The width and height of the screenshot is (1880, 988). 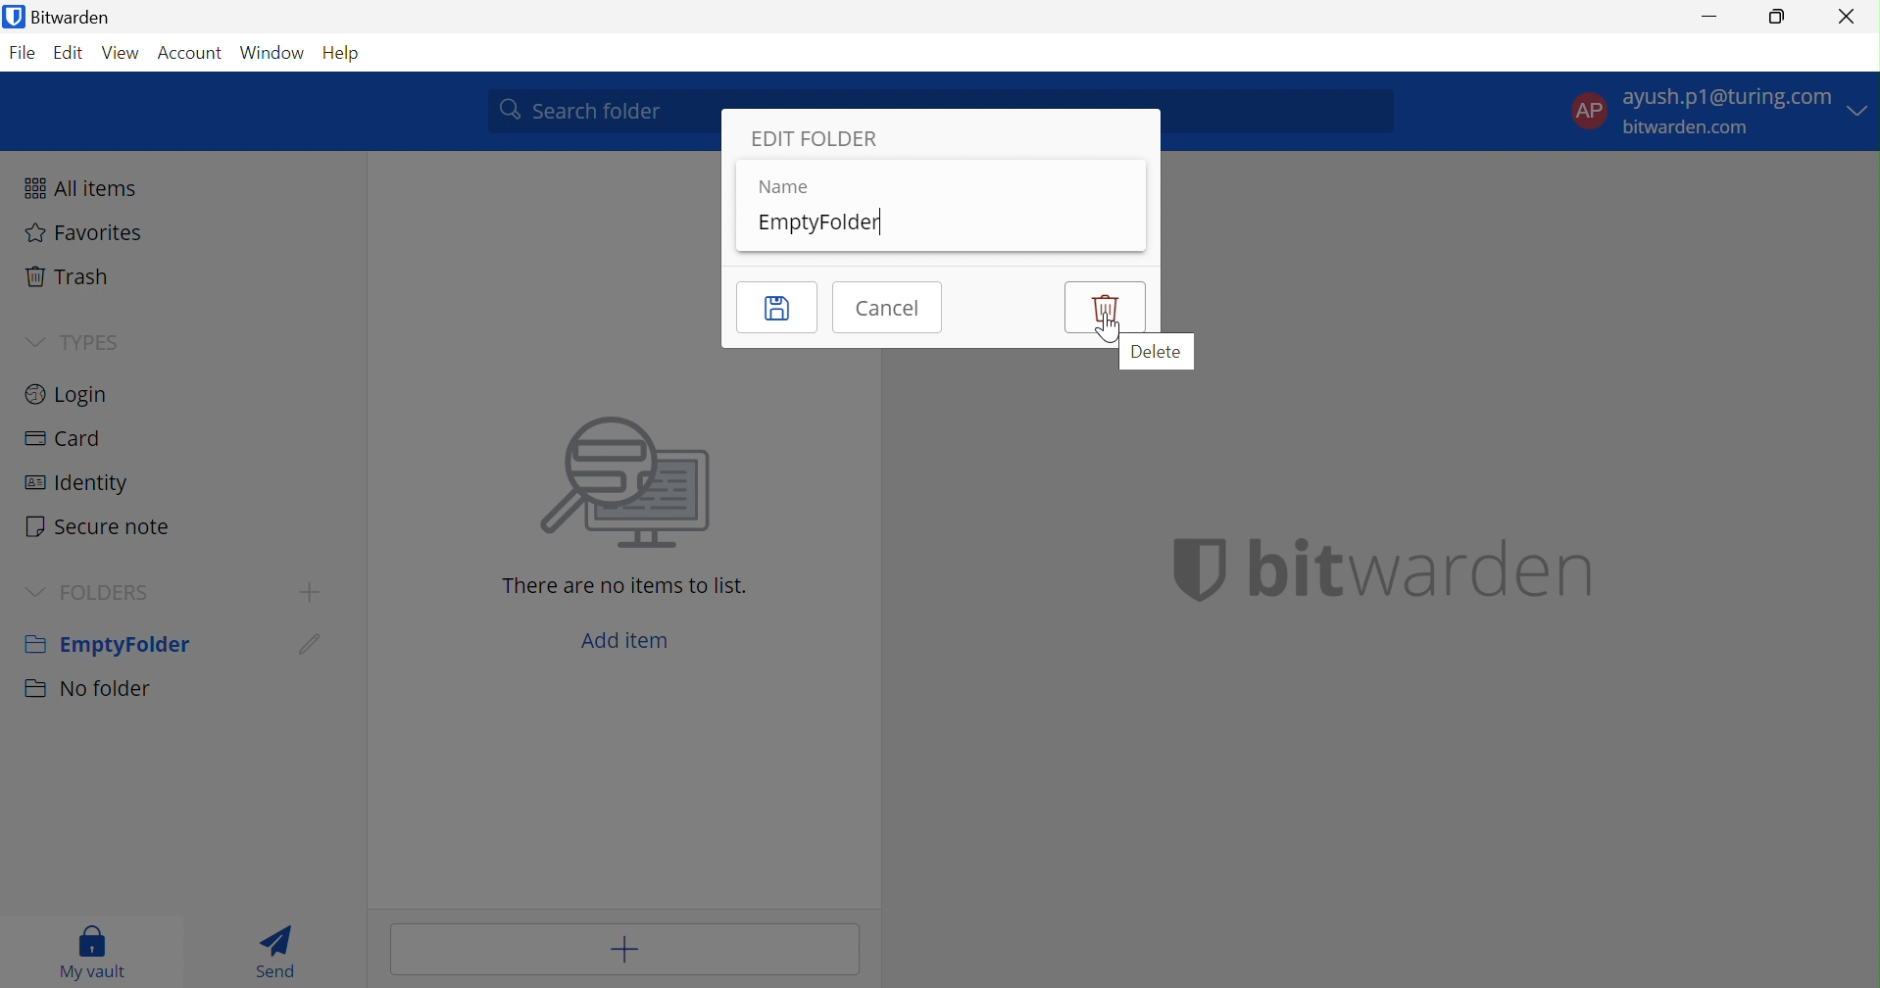 What do you see at coordinates (273, 53) in the screenshot?
I see `Window` at bounding box center [273, 53].